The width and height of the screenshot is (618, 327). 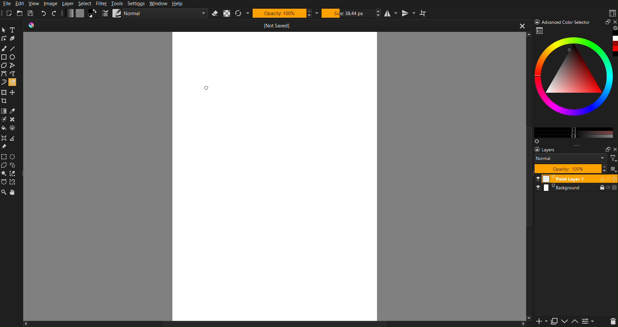 I want to click on Measure Tool, so click(x=14, y=138).